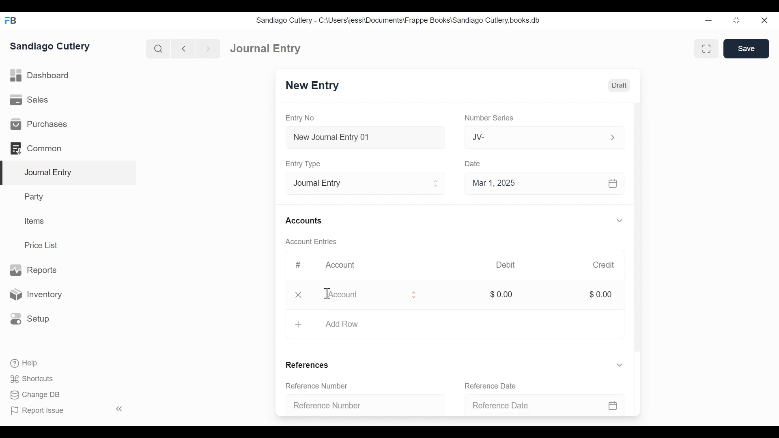  I want to click on Add Row, so click(452, 325).